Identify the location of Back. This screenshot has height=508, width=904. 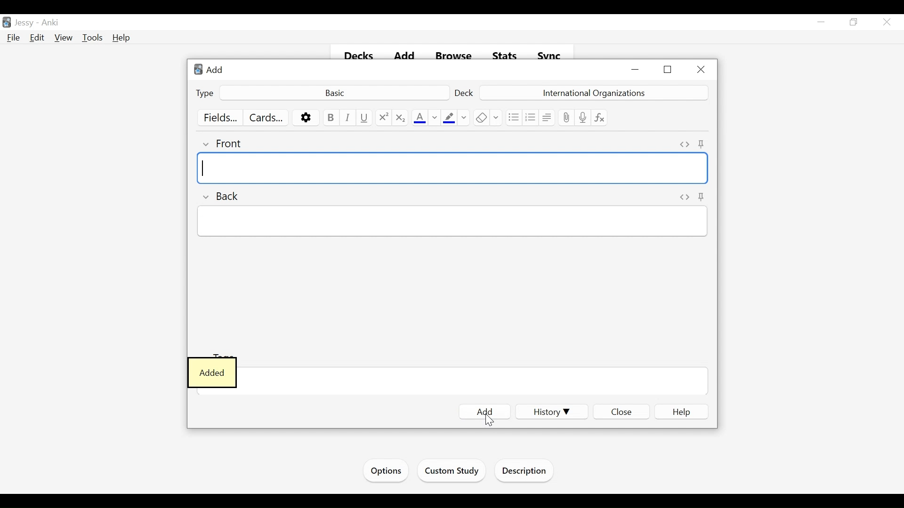
(221, 197).